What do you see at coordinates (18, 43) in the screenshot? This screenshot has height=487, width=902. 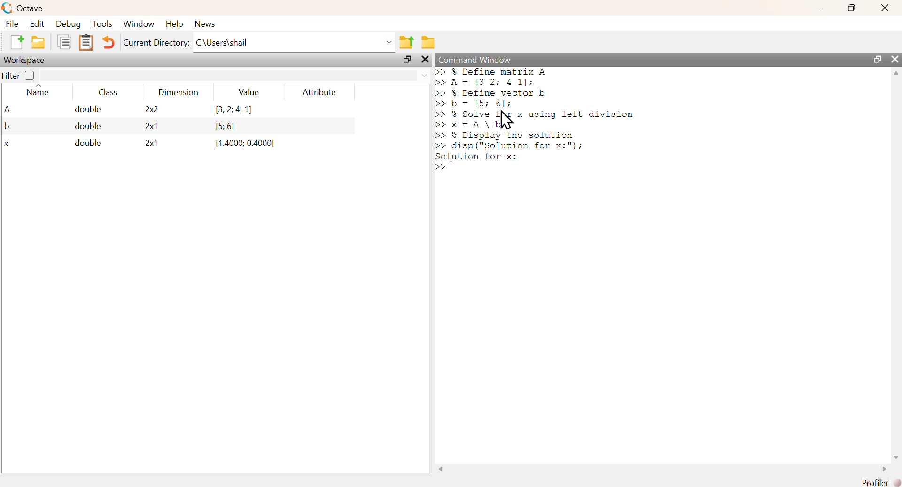 I see `new script` at bounding box center [18, 43].